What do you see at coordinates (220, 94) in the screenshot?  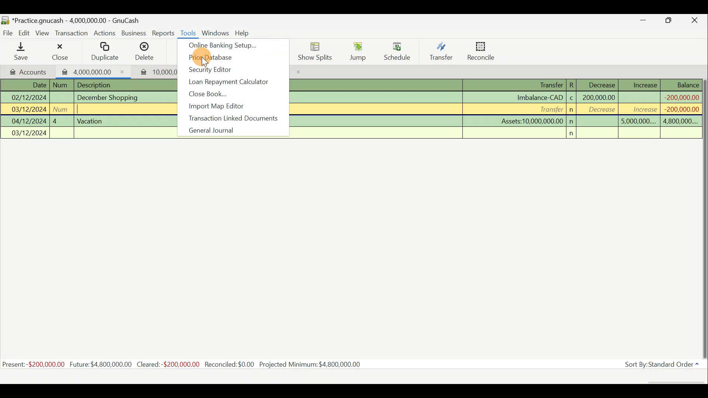 I see `Close book` at bounding box center [220, 94].